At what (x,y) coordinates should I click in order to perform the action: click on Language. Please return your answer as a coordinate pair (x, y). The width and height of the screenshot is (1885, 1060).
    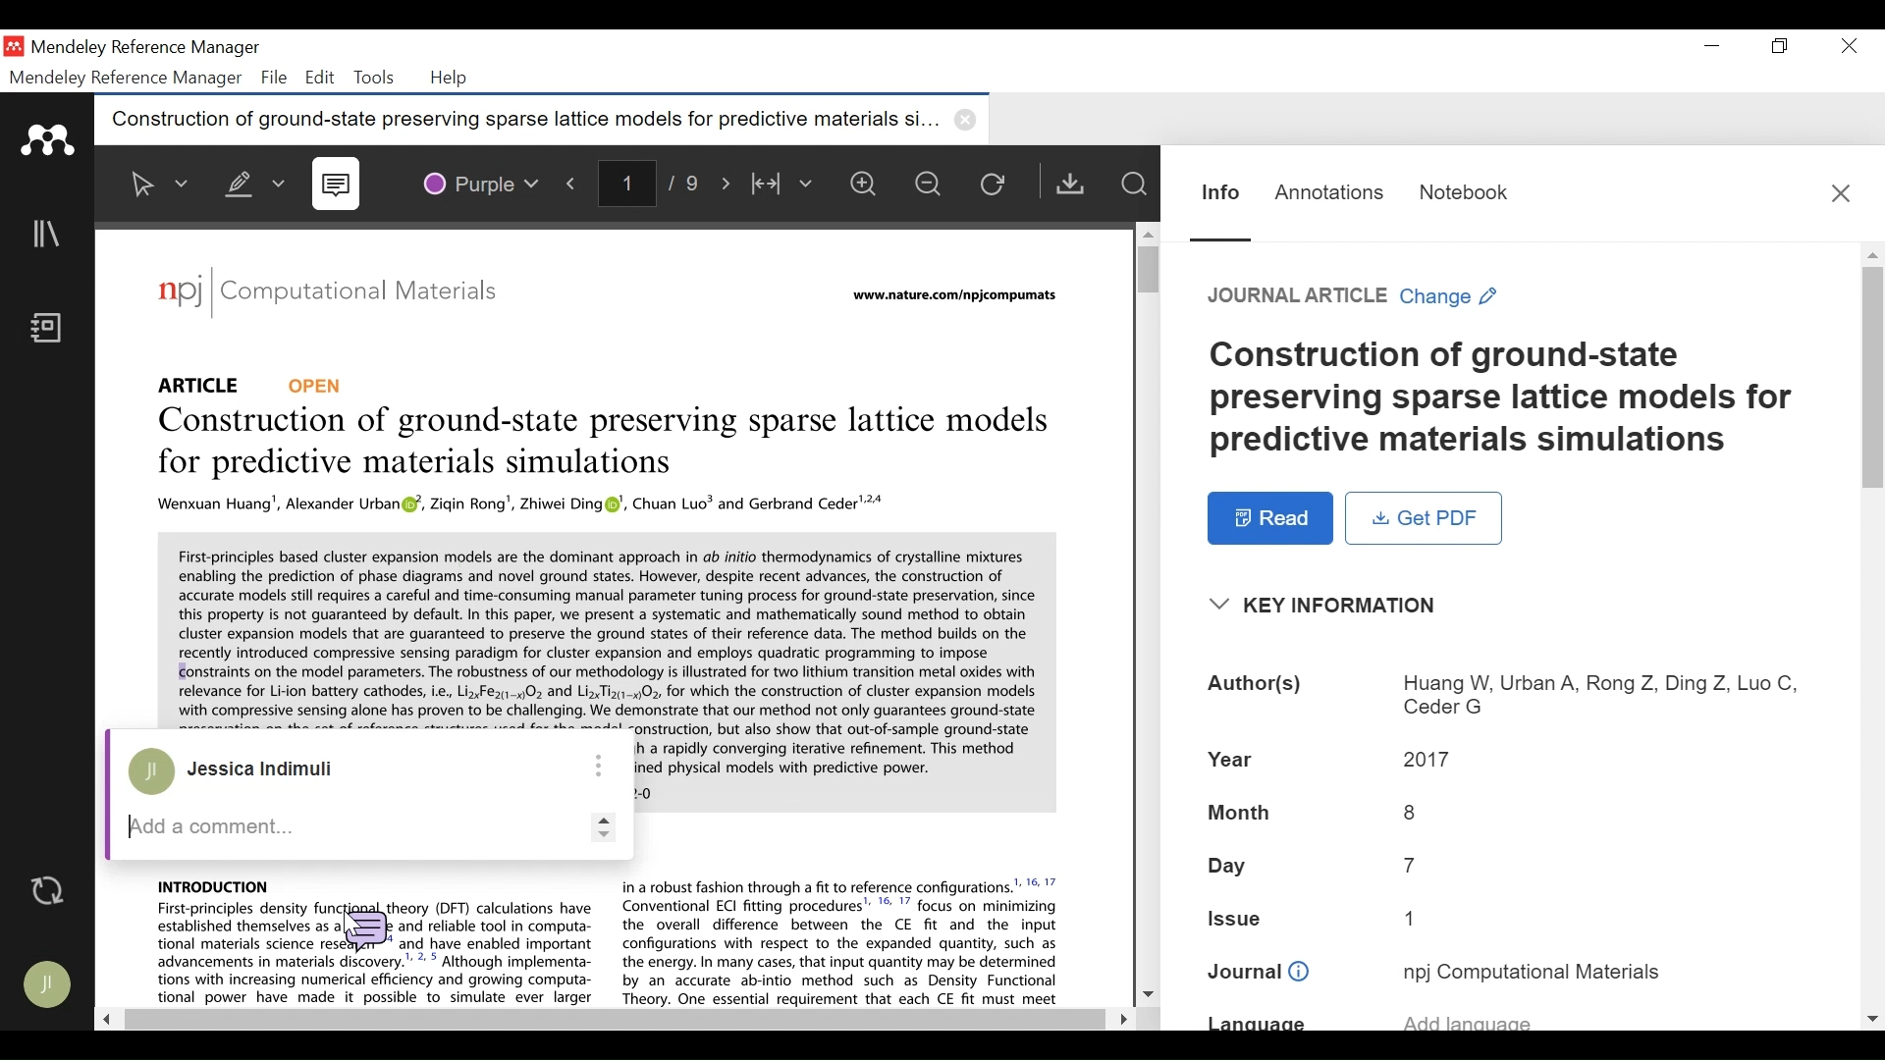
    Looking at the image, I should click on (1507, 1021).